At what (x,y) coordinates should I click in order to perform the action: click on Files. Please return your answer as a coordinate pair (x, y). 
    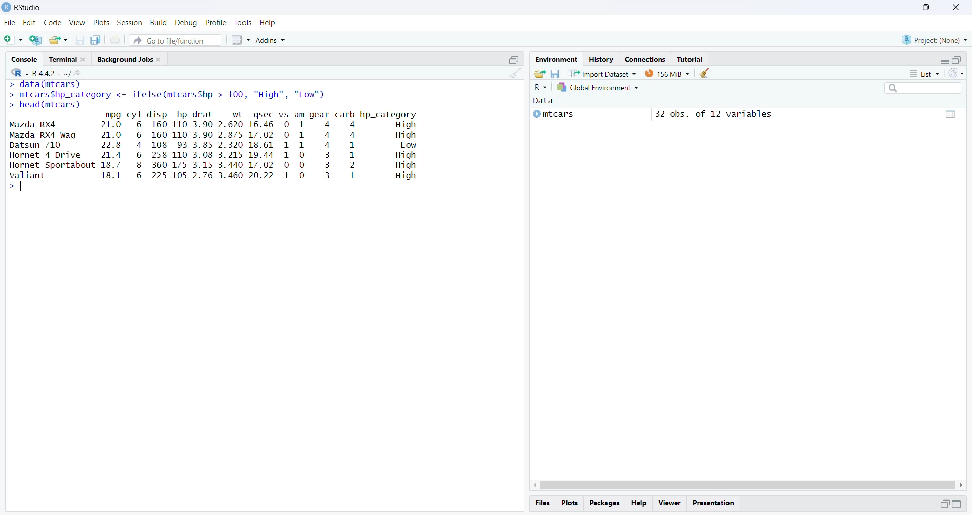
    Looking at the image, I should click on (544, 503).